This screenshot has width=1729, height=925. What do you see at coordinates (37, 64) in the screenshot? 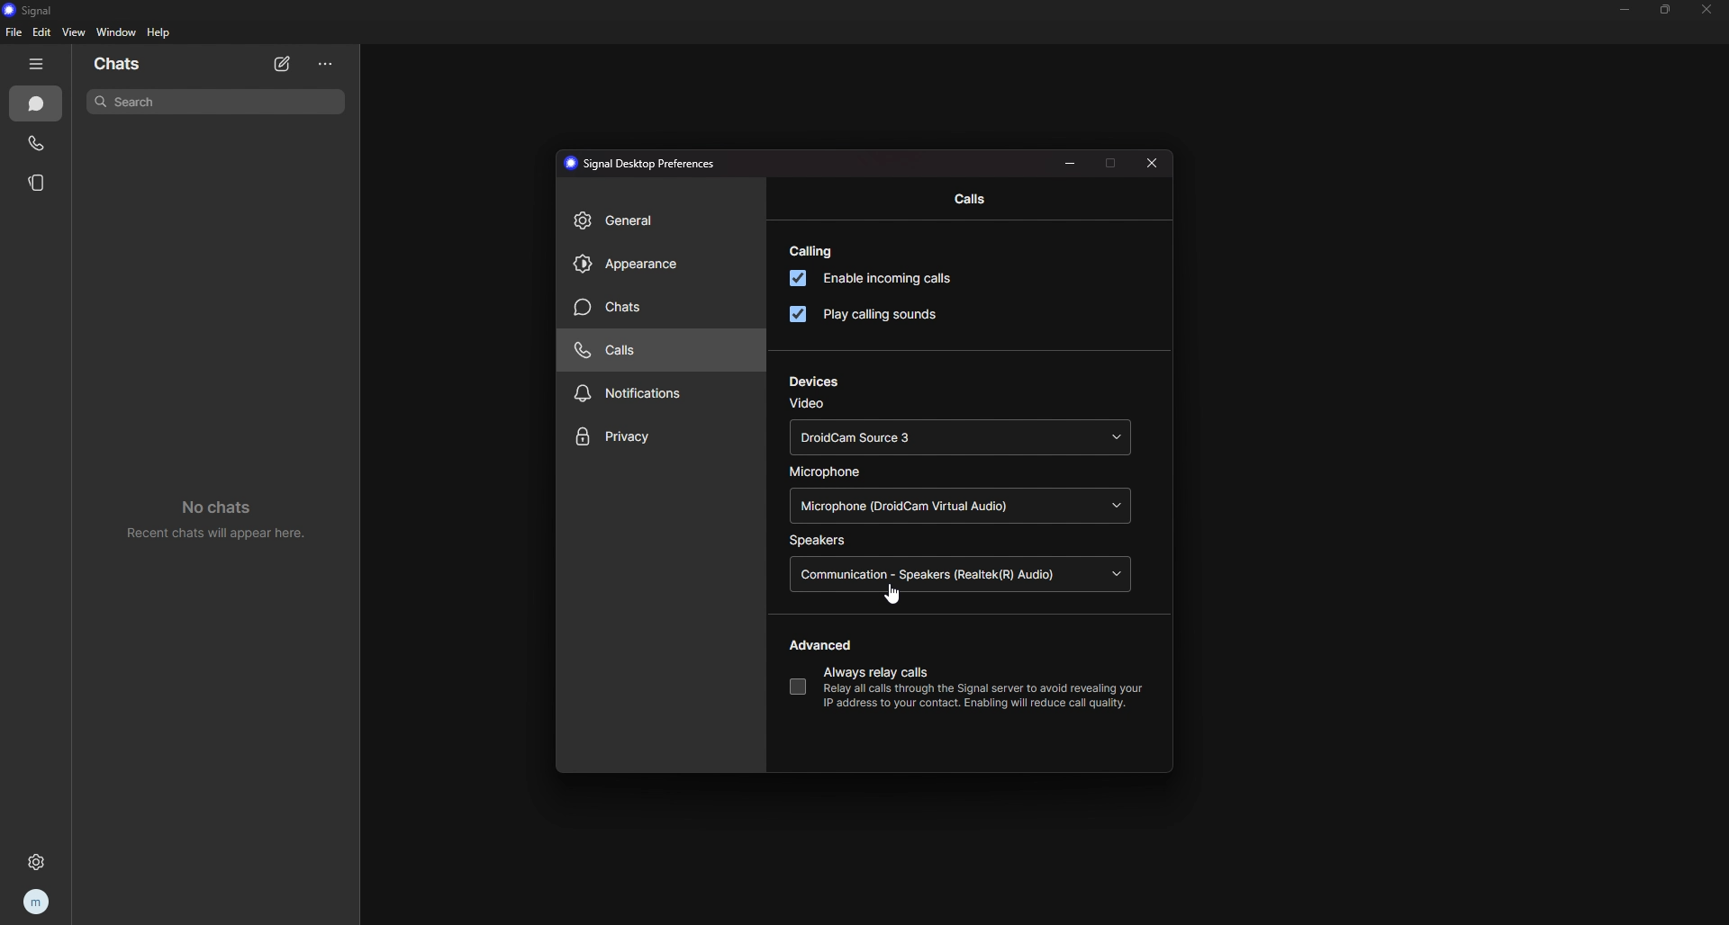
I see `hide tab` at bounding box center [37, 64].